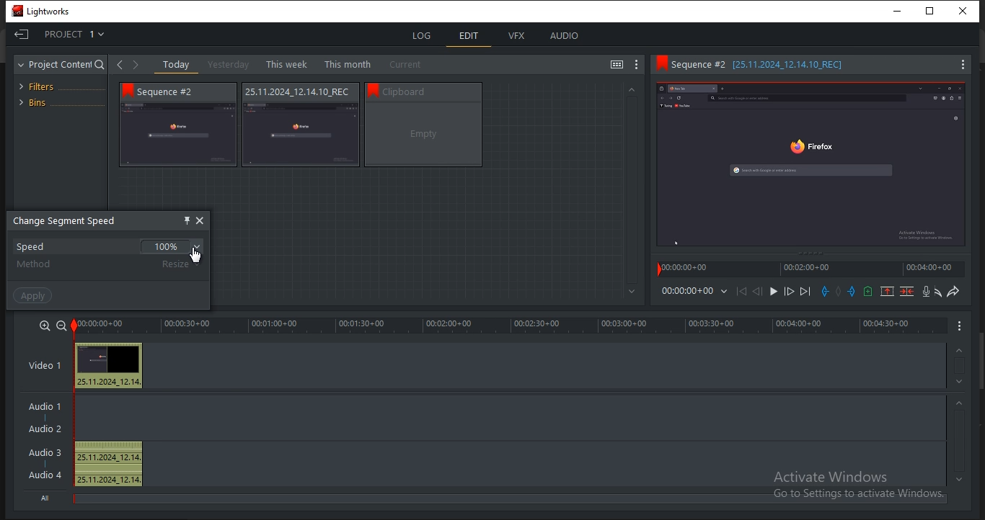 The width and height of the screenshot is (985, 520). Describe the element at coordinates (107, 248) in the screenshot. I see `speed` at that location.